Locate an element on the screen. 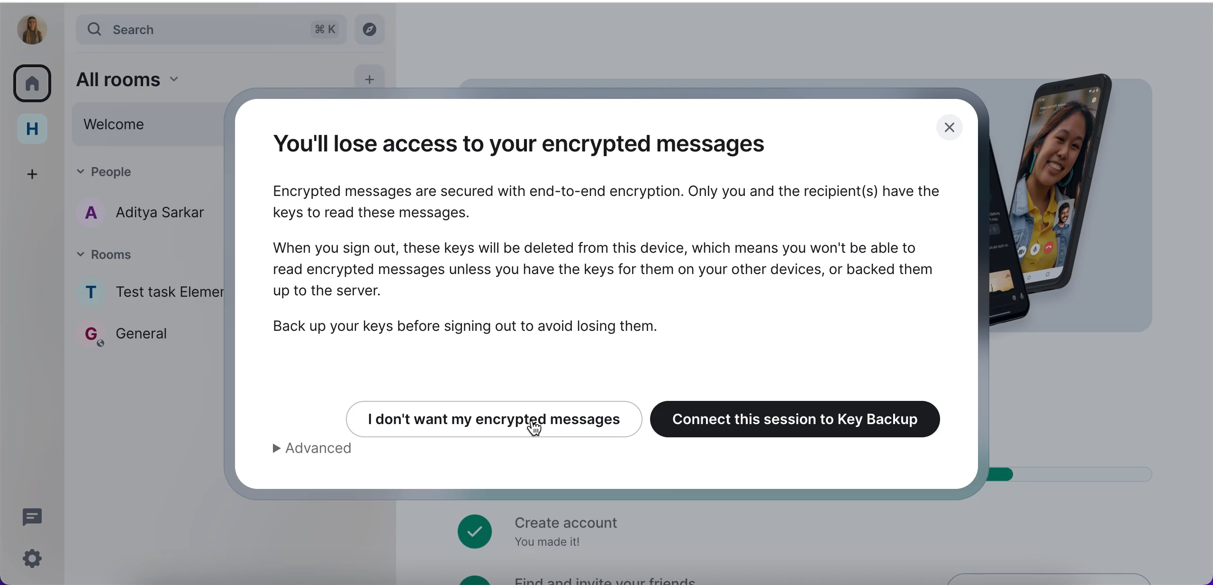  connect this session to key backup is located at coordinates (802, 417).